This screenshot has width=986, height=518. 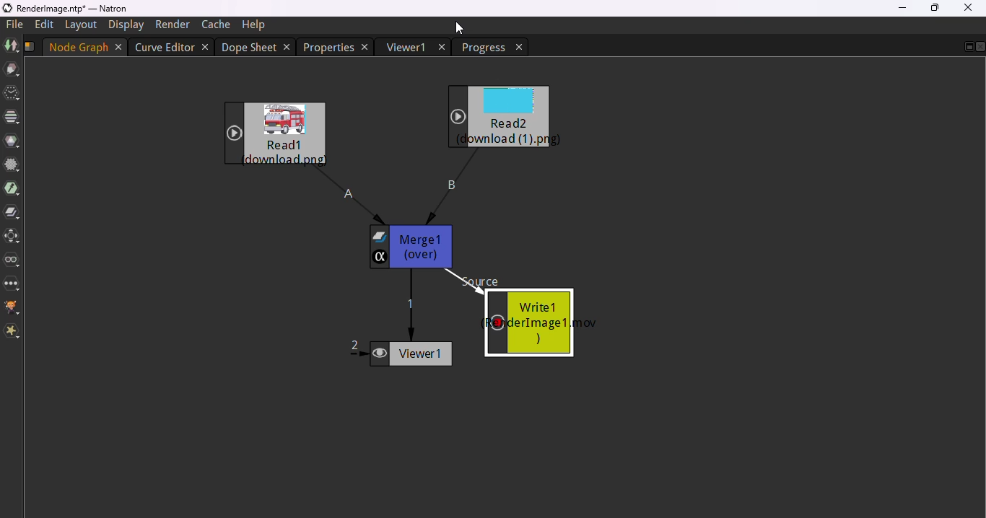 I want to click on extra, so click(x=12, y=331).